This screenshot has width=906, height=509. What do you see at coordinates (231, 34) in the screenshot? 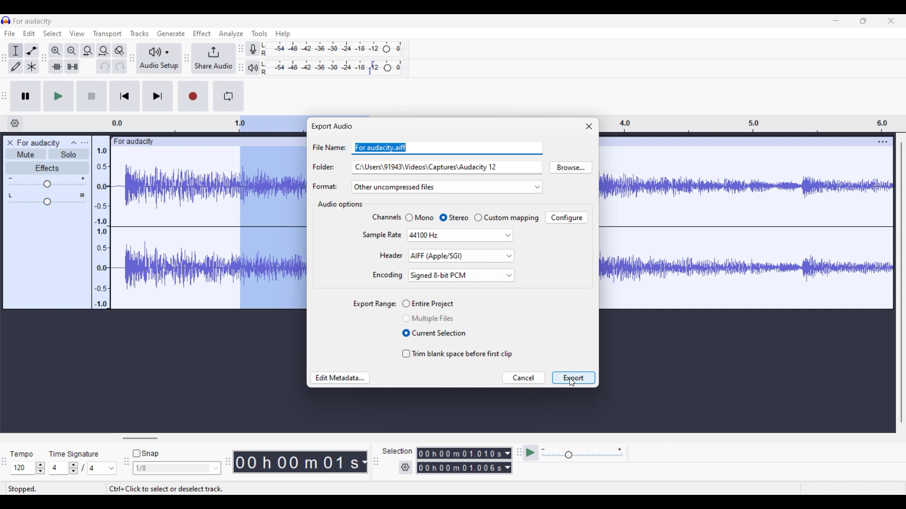
I see `Analyze menu` at bounding box center [231, 34].